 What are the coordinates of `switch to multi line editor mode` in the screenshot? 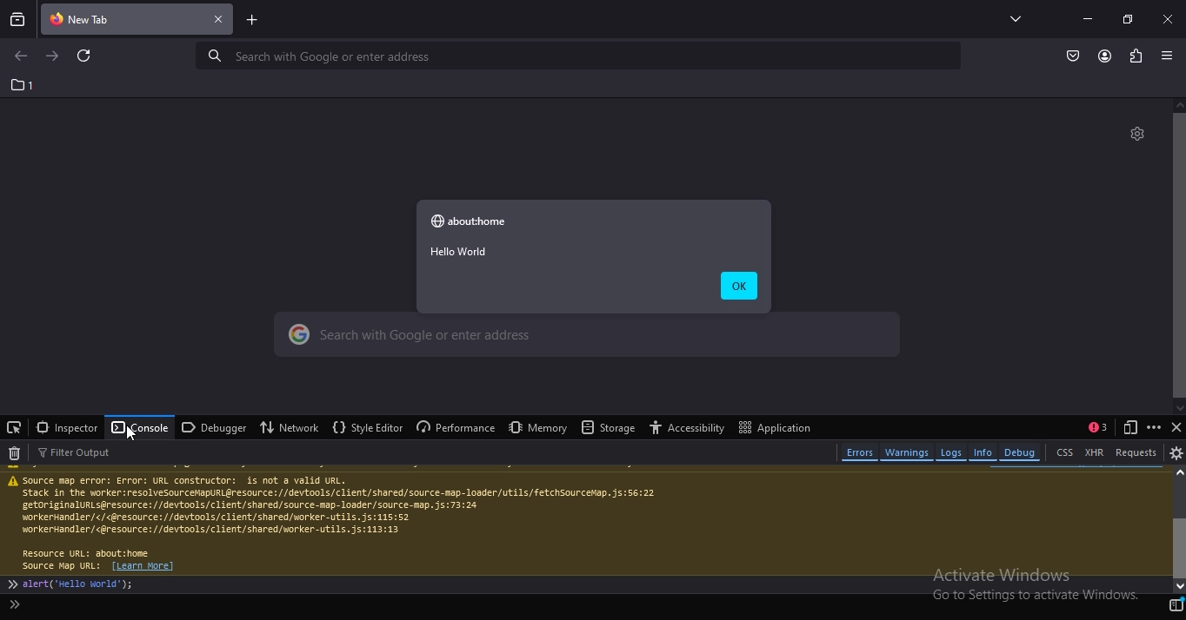 It's located at (1176, 605).